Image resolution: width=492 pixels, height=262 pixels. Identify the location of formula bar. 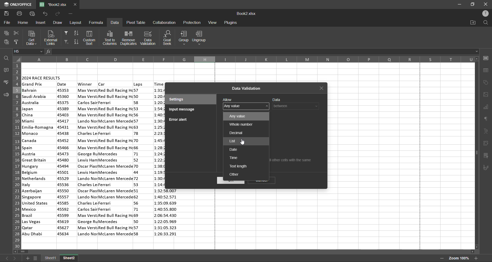
(264, 52).